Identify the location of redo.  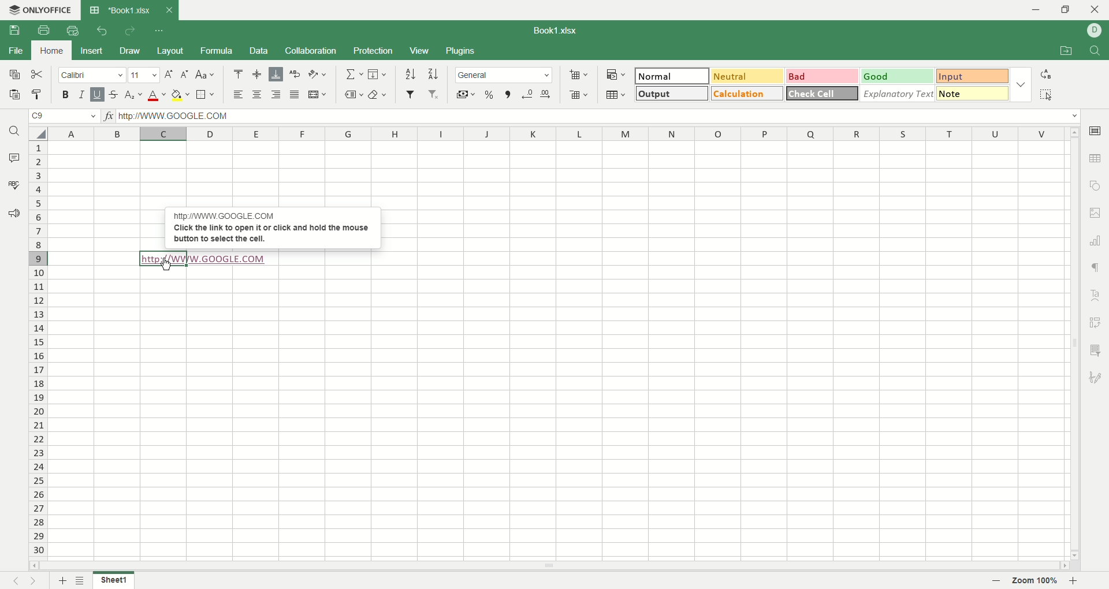
(130, 31).